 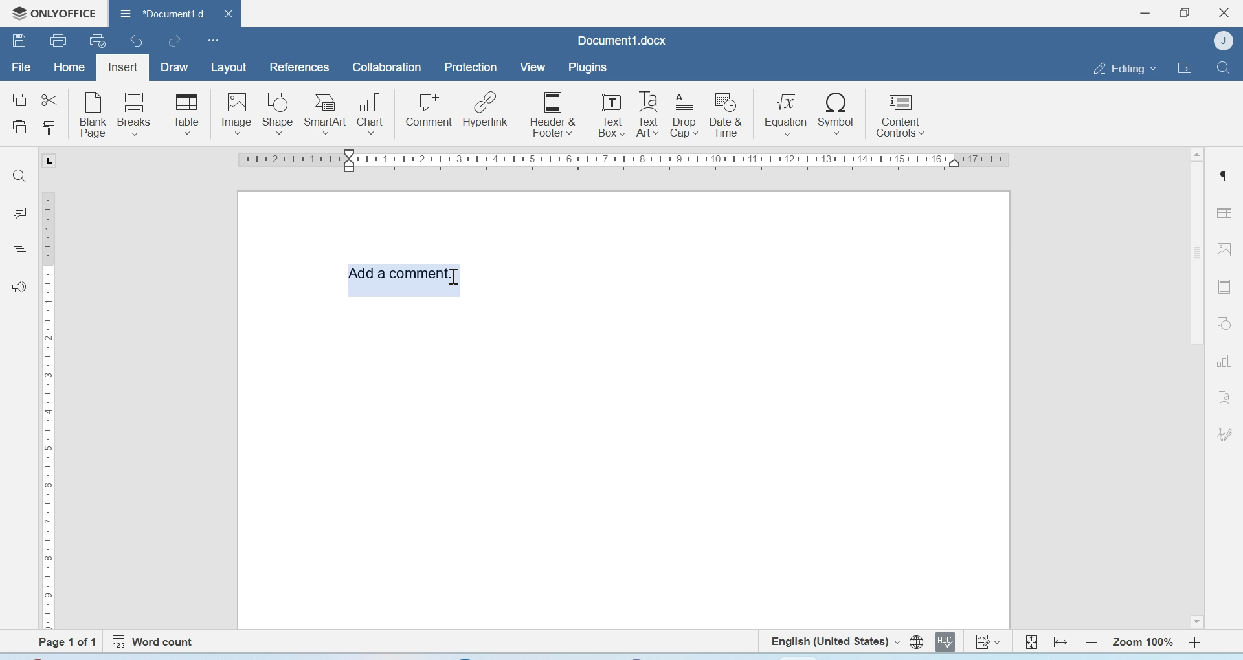 I want to click on Spell checking, so click(x=945, y=641).